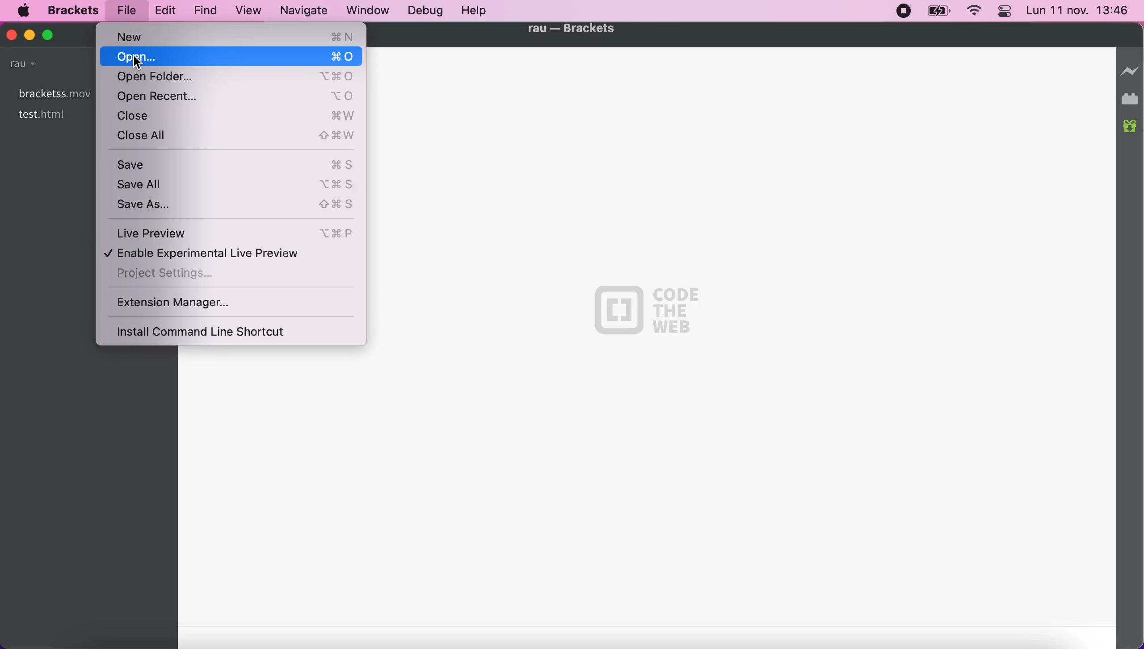 This screenshot has width=1144, height=649. What do you see at coordinates (24, 12) in the screenshot?
I see `mac logo` at bounding box center [24, 12].